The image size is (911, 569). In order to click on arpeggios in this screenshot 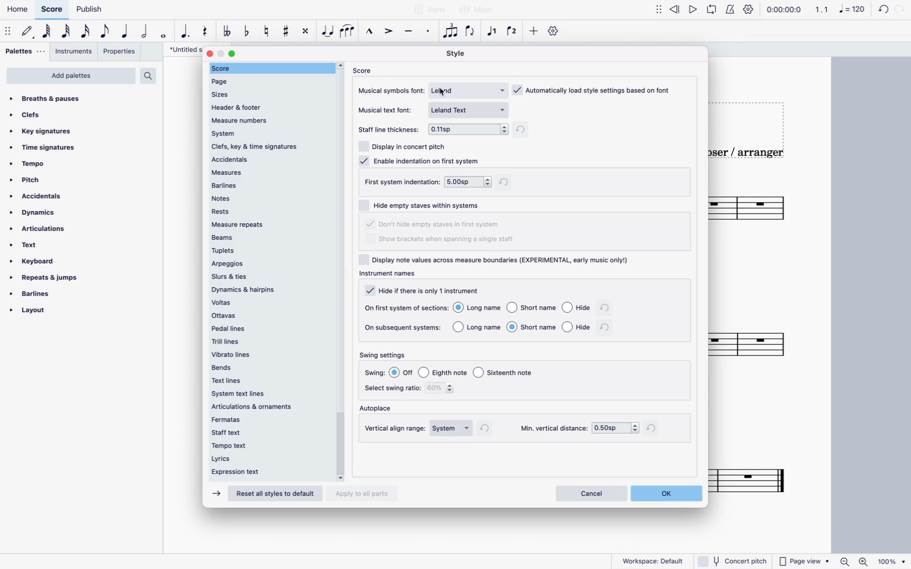, I will do `click(269, 263)`.